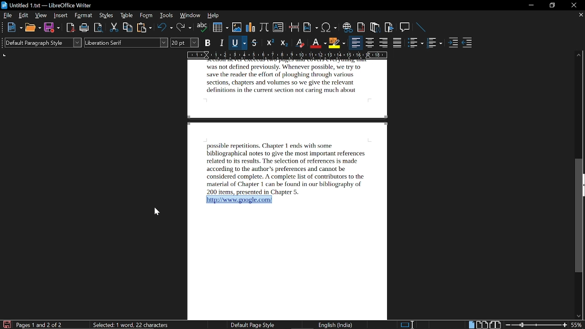 Image resolution: width=585 pixels, height=329 pixels. I want to click on insert bibliography, so click(388, 27).